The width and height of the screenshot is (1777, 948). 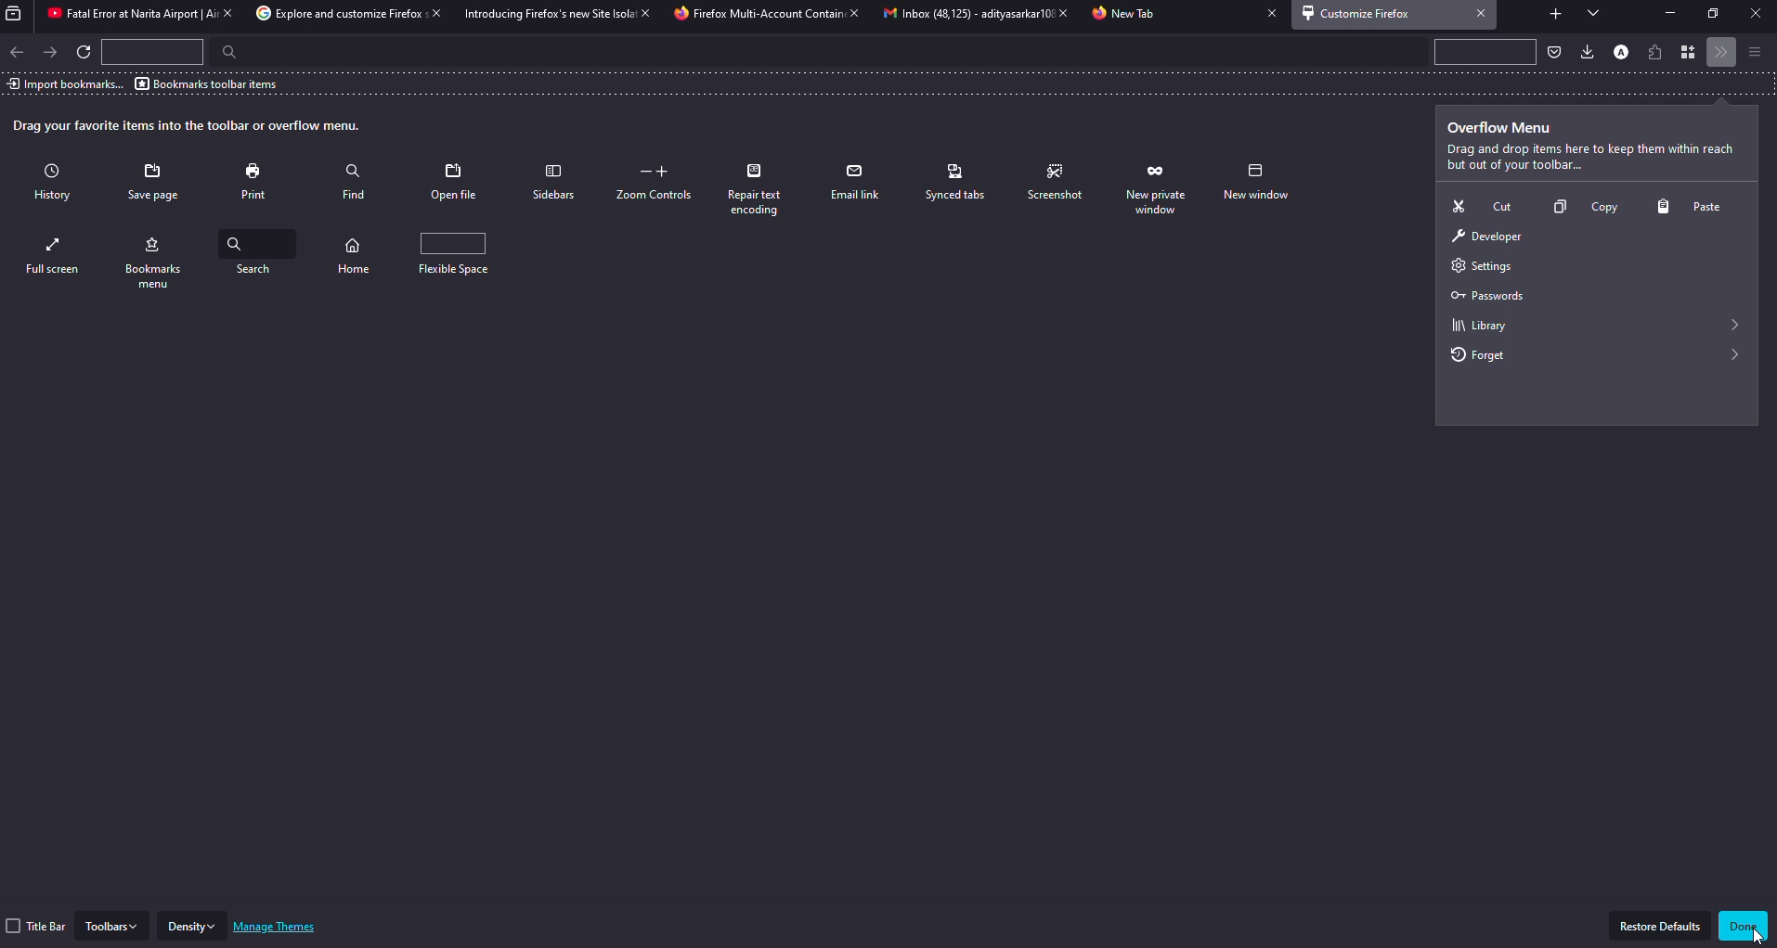 I want to click on done, so click(x=1745, y=925).